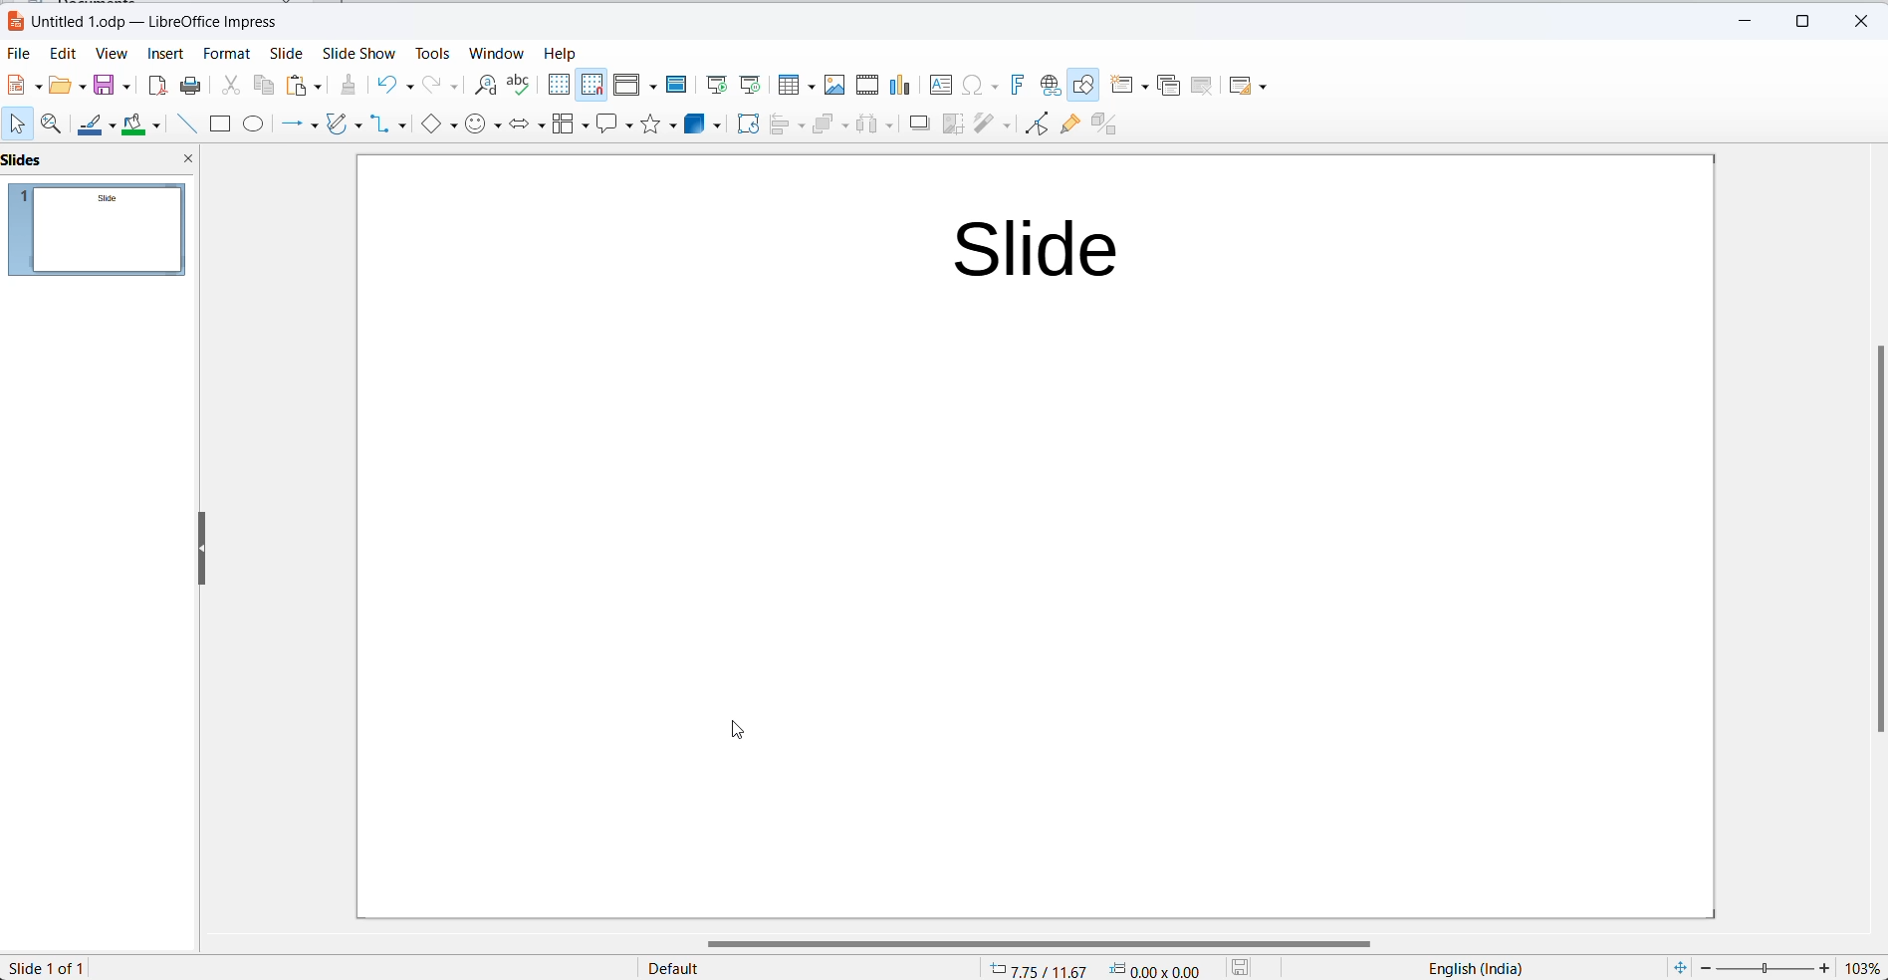 Image resolution: width=1888 pixels, height=980 pixels. Describe the element at coordinates (56, 967) in the screenshot. I see `slide number` at that location.